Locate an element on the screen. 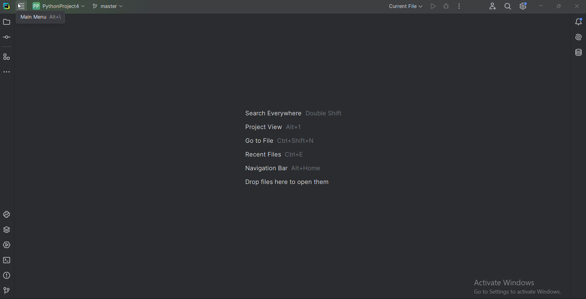 The image size is (586, 299). Debug is located at coordinates (446, 6).